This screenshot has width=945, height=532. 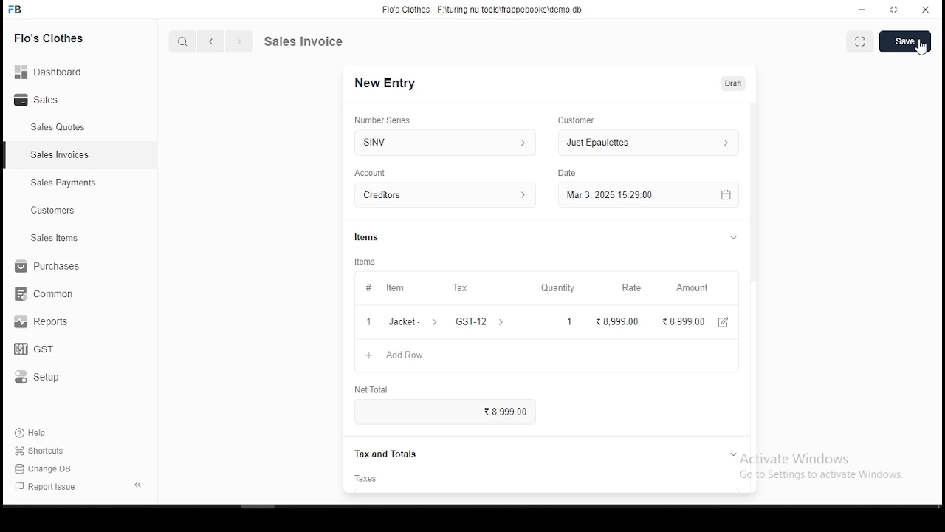 I want to click on expand, so click(x=726, y=239).